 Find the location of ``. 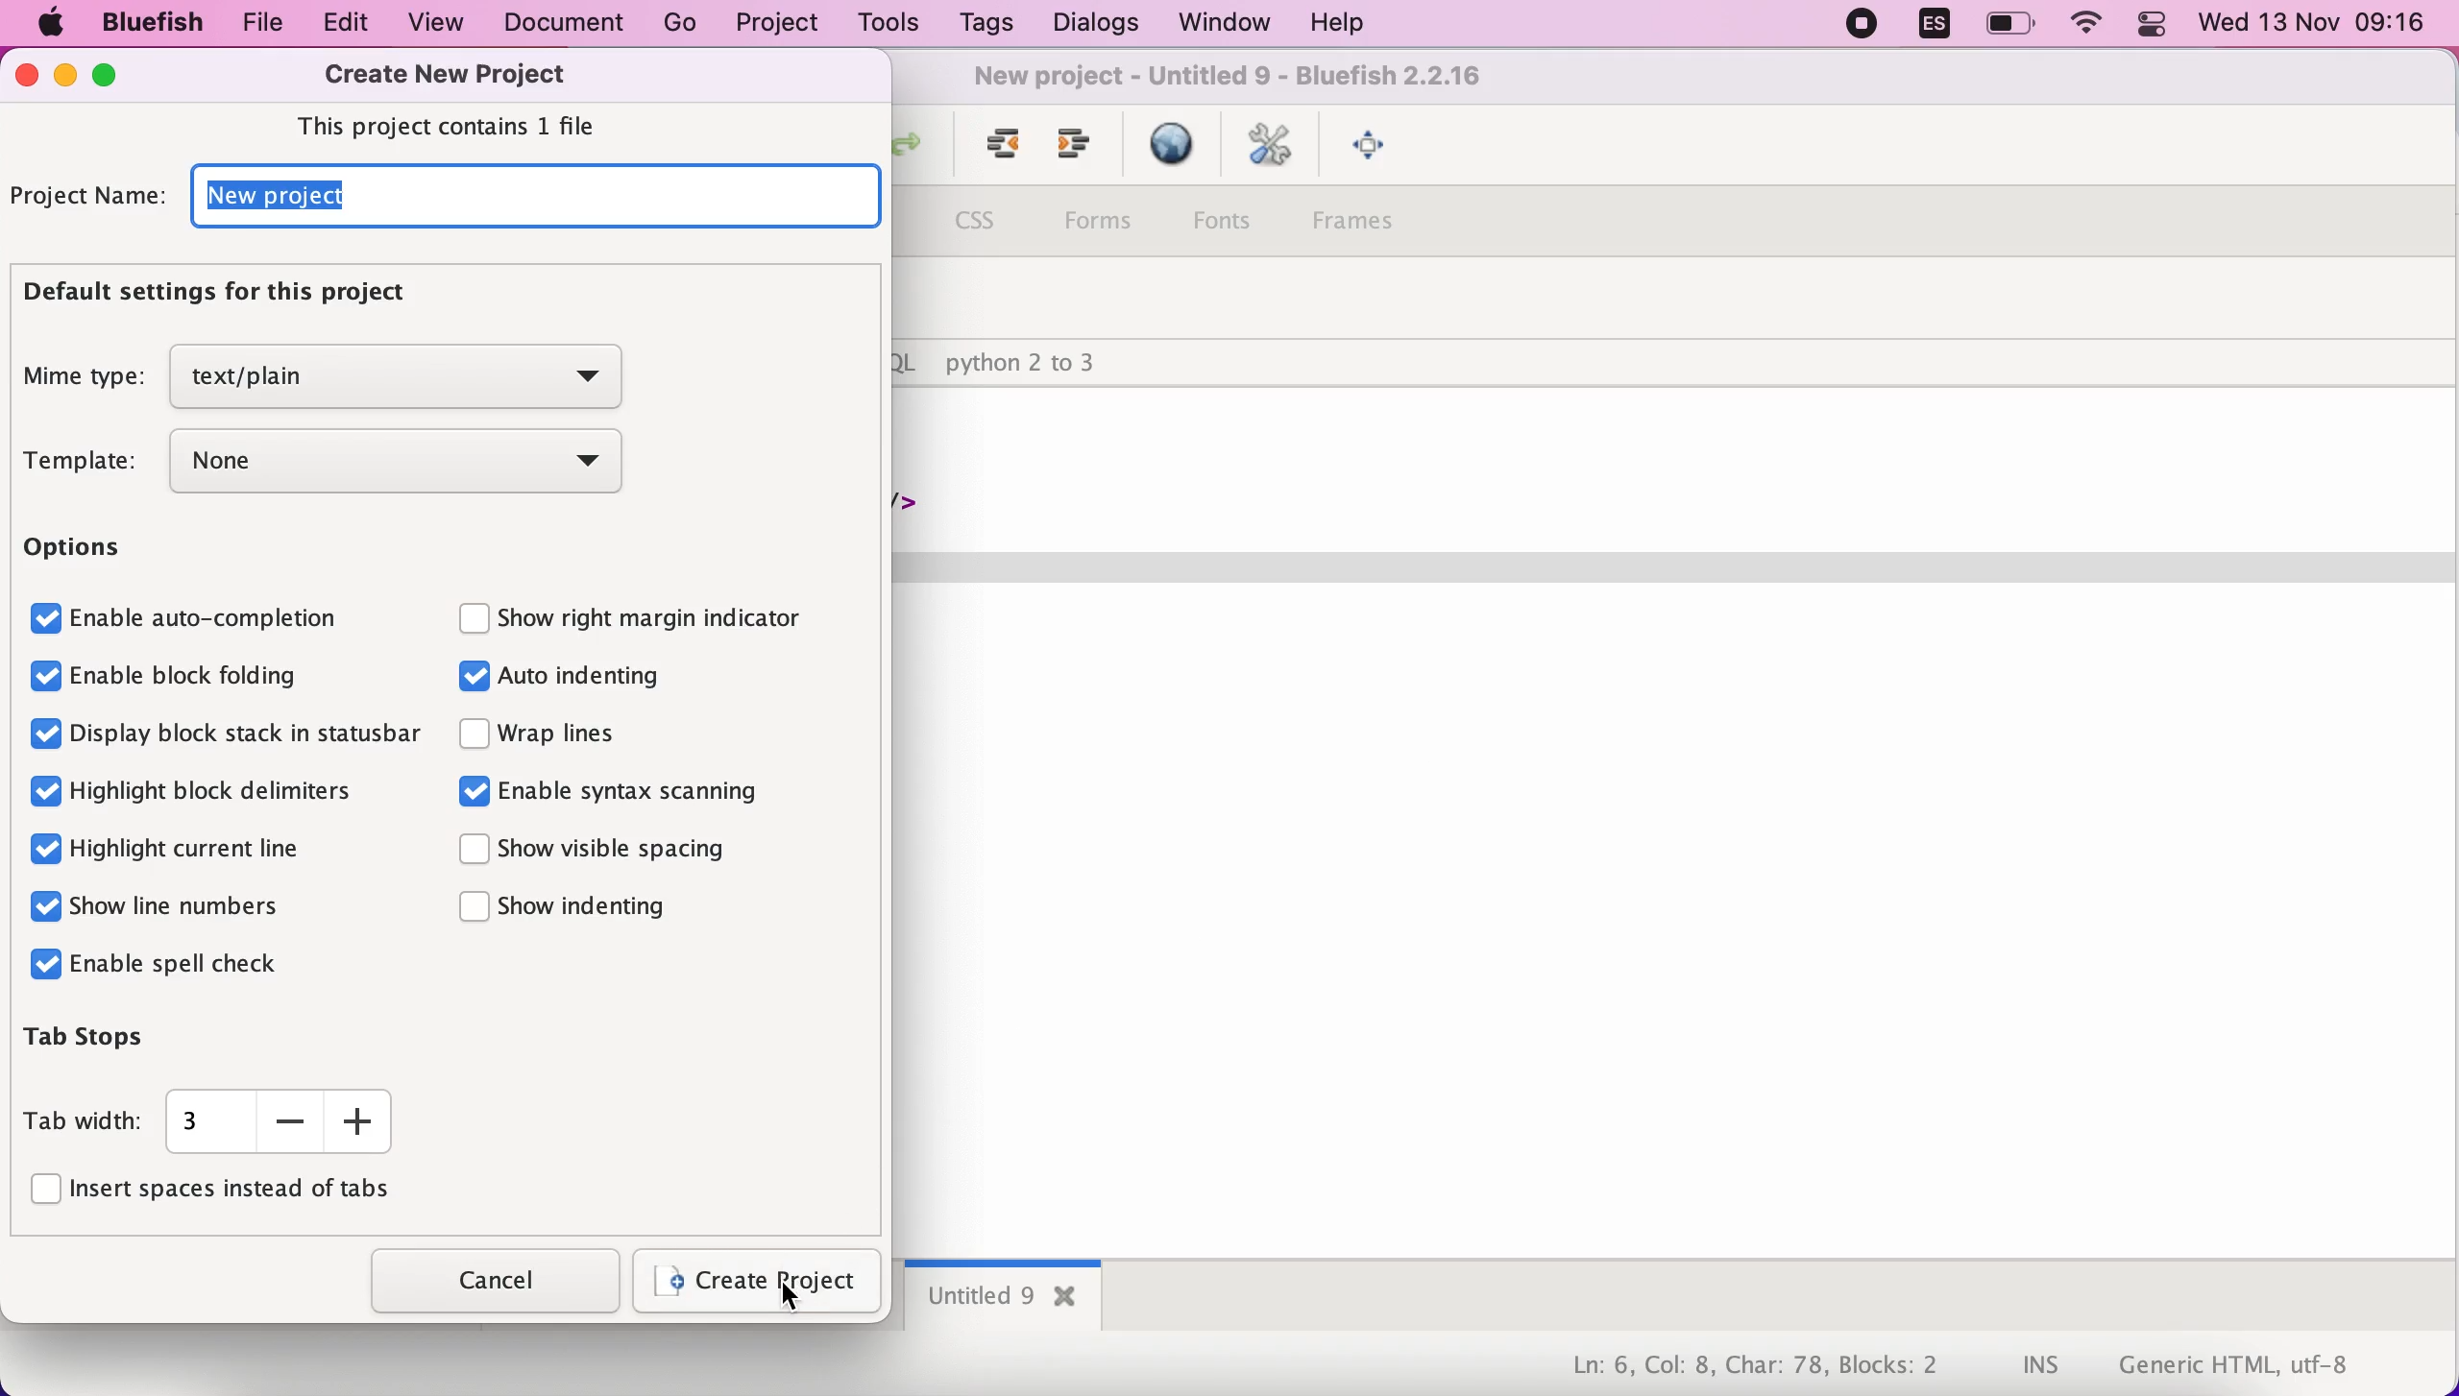

 is located at coordinates (25, 78).